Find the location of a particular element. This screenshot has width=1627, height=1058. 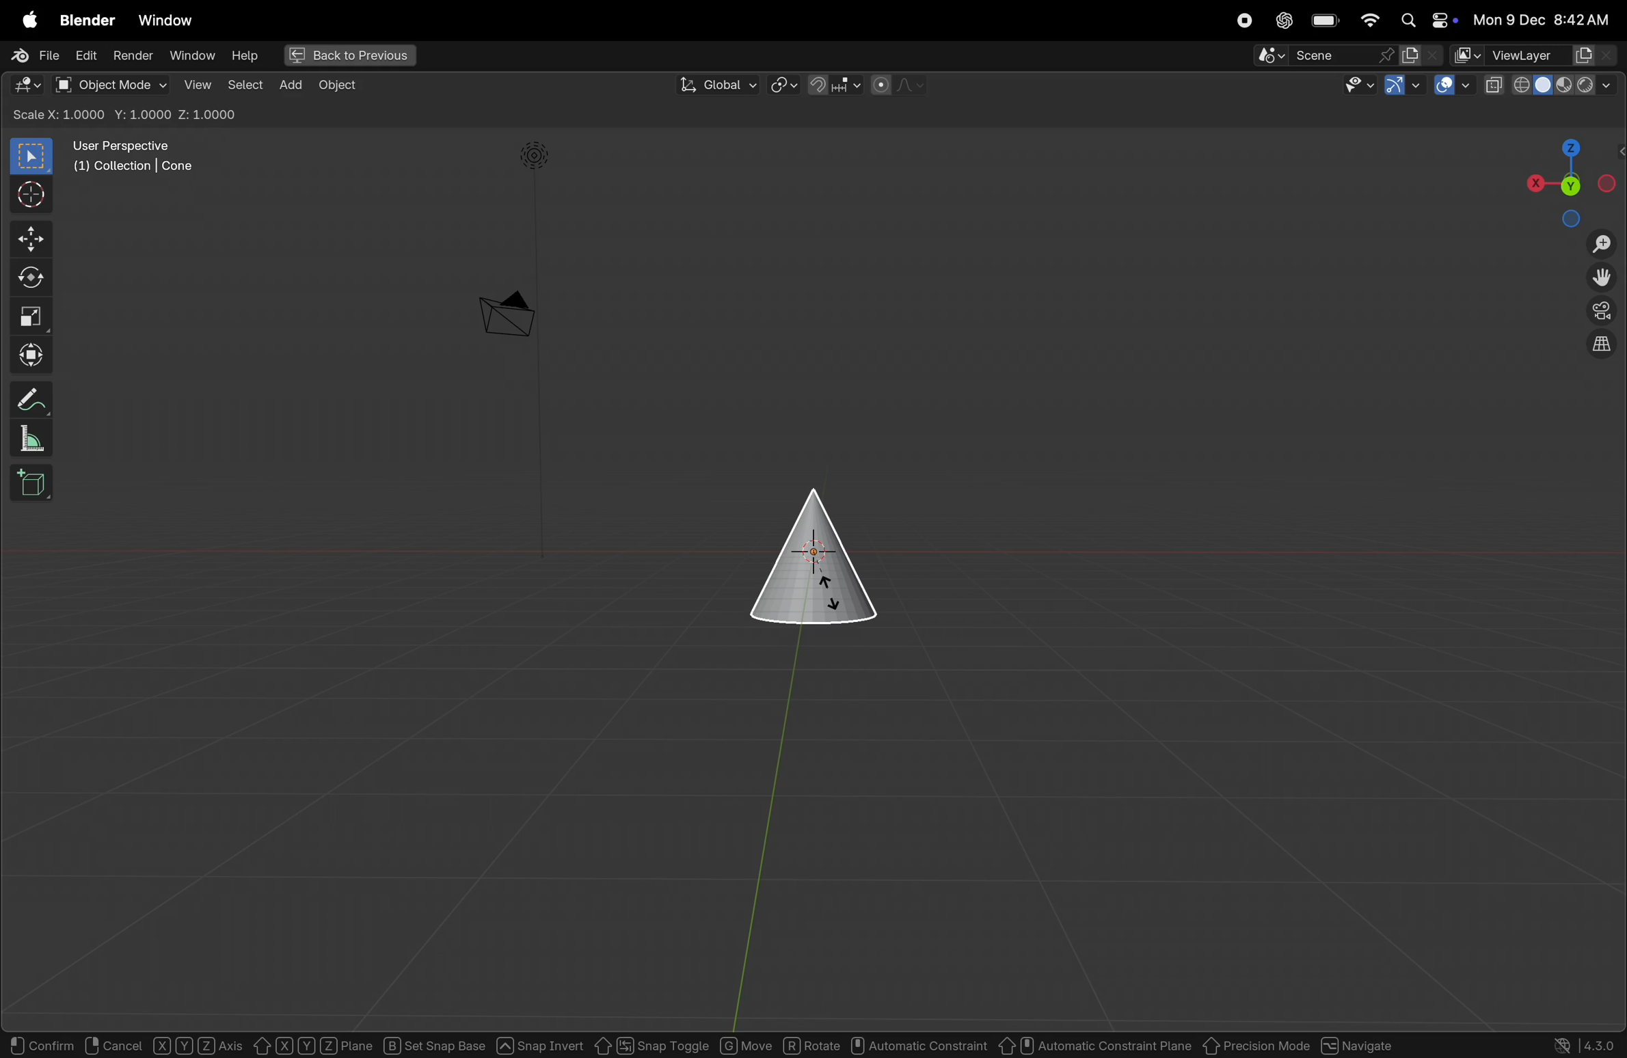

Transform is located at coordinates (30, 353).